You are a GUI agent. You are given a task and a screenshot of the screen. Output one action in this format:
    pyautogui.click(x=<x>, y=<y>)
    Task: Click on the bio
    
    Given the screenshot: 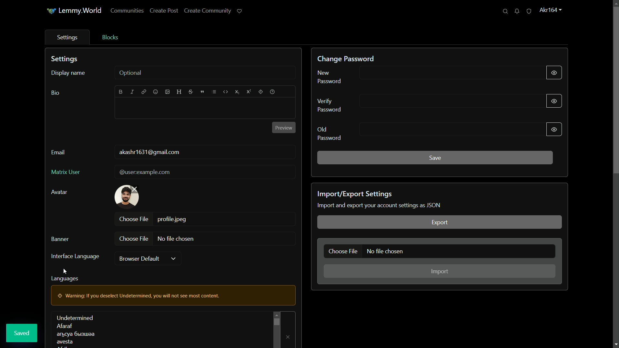 What is the action you would take?
    pyautogui.click(x=55, y=93)
    